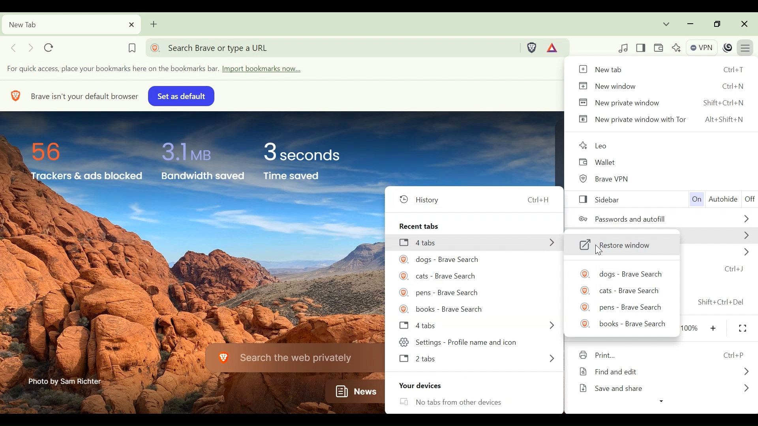 The image size is (758, 426). I want to click on Set as default, so click(180, 96).